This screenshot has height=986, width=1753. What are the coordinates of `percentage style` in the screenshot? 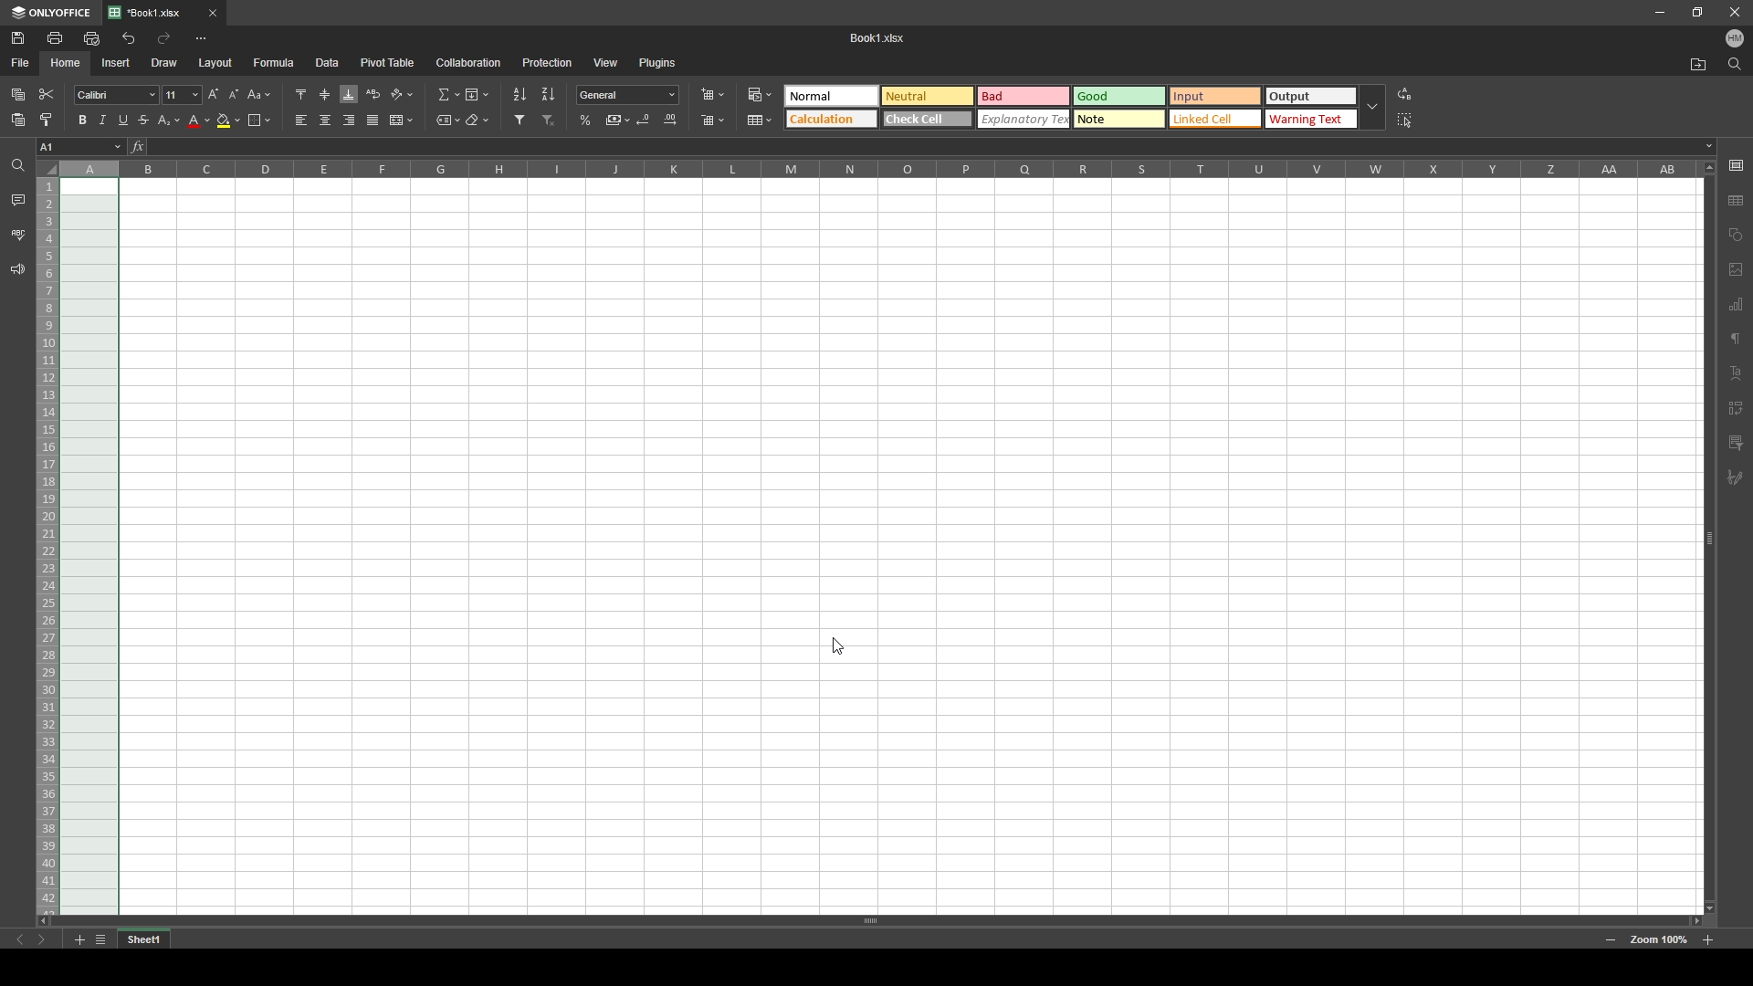 It's located at (585, 120).